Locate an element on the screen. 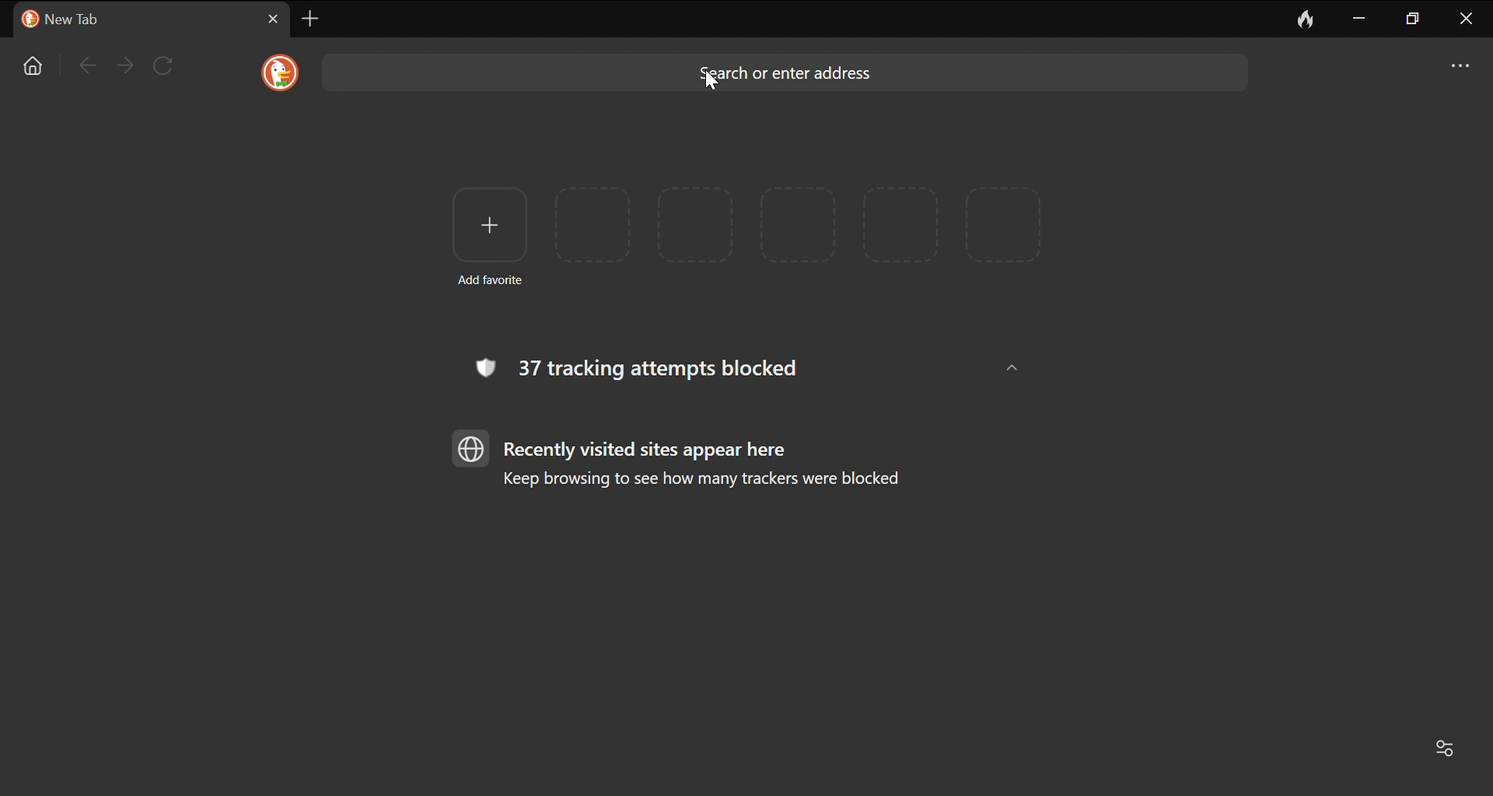  close is located at coordinates (1467, 20).